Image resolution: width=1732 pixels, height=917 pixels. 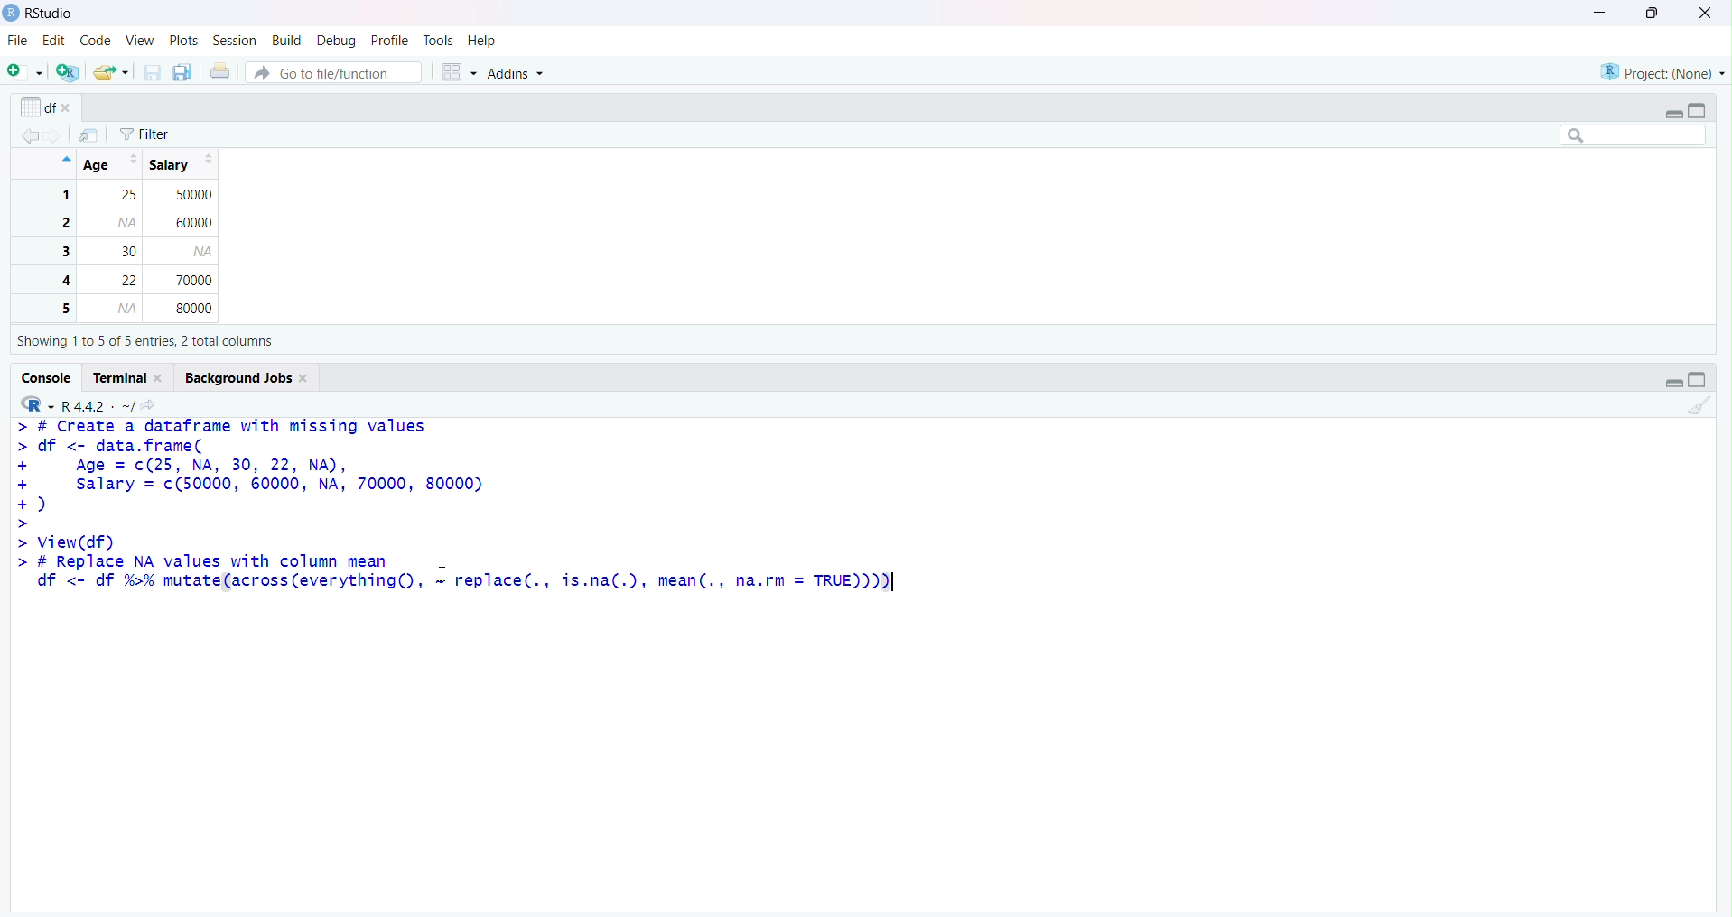 I want to click on Profile, so click(x=391, y=40).